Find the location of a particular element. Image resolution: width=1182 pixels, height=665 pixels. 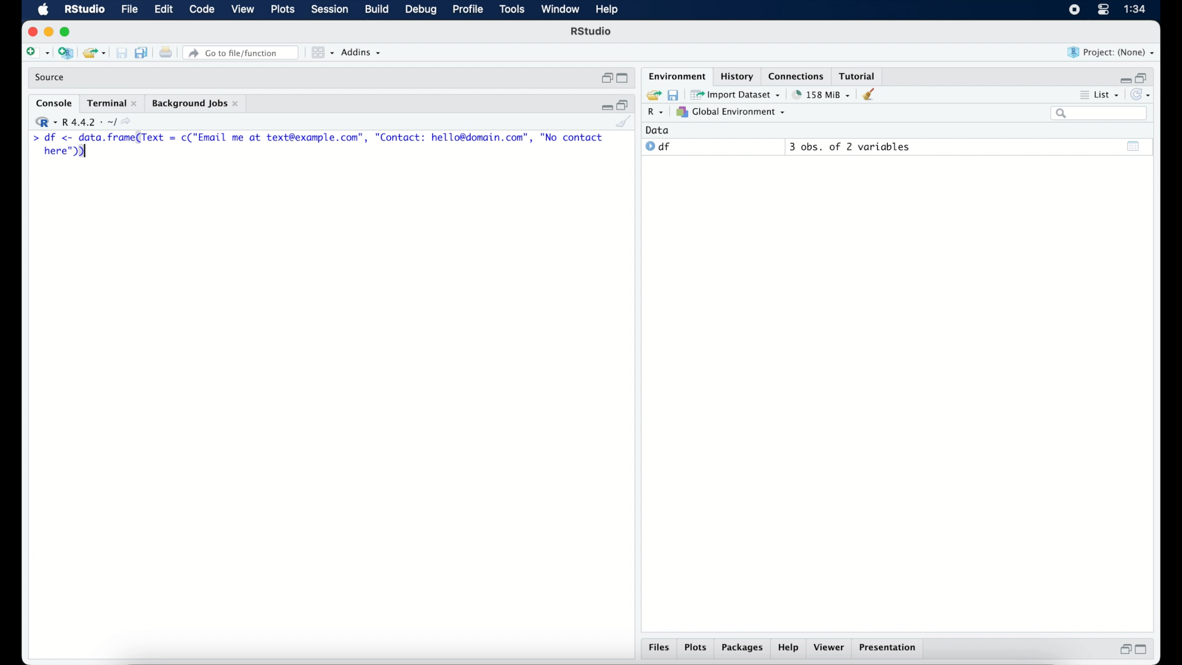

source is located at coordinates (52, 78).